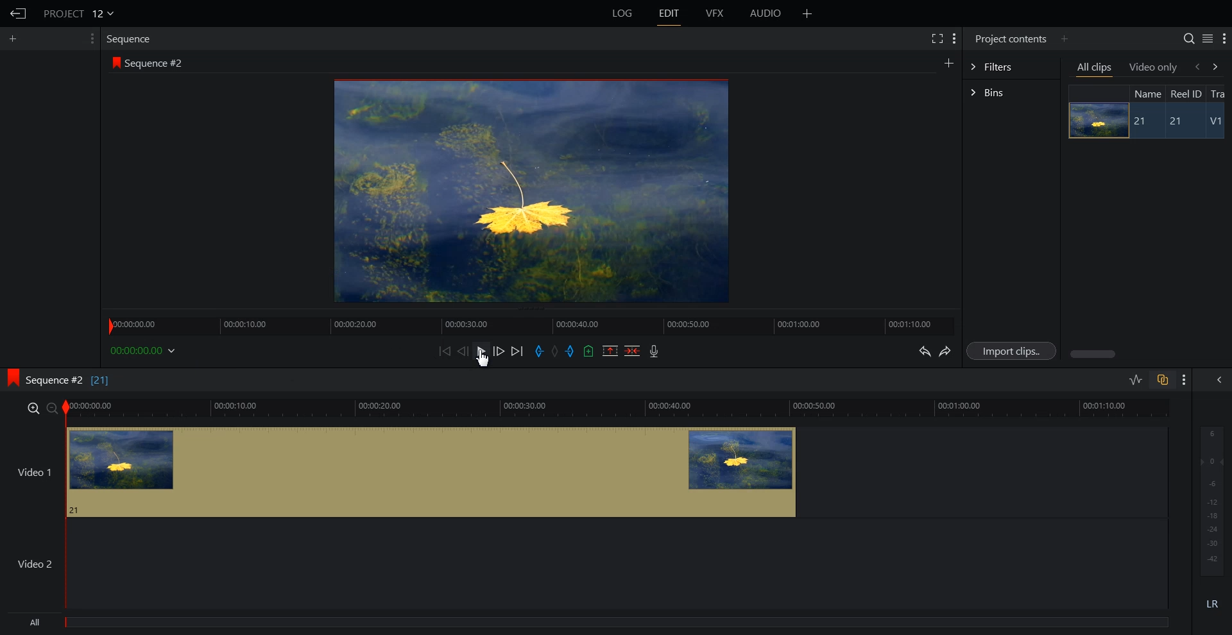 The height and width of the screenshot is (635, 1232). I want to click on V1, so click(1217, 123).